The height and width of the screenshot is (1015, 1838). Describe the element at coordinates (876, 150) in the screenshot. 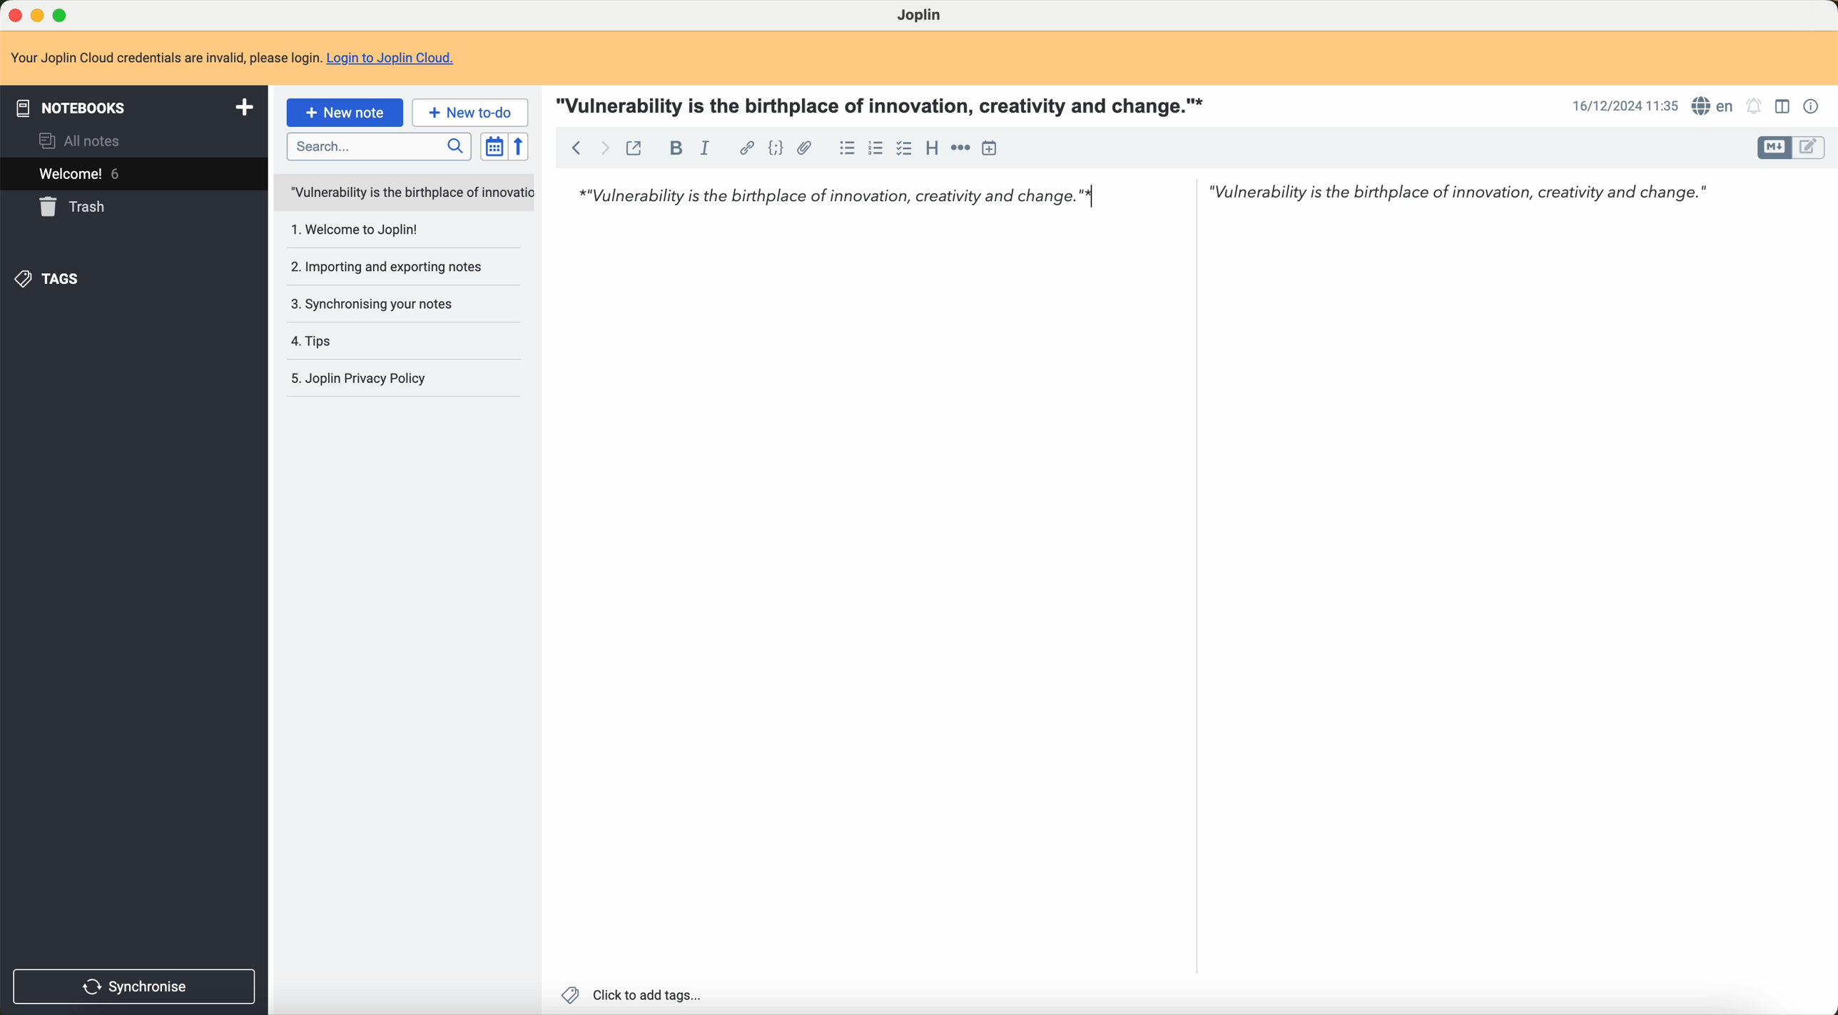

I see `numbered list` at that location.